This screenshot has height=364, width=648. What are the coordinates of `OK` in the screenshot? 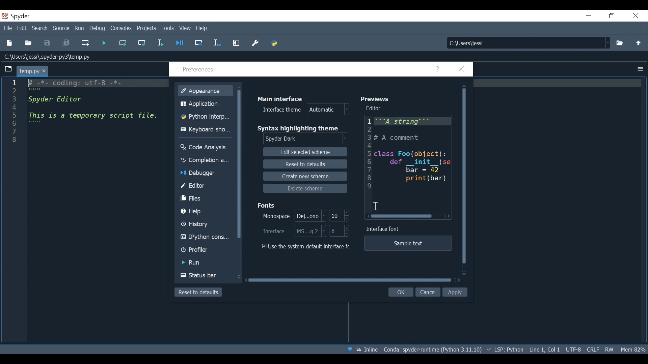 It's located at (401, 292).